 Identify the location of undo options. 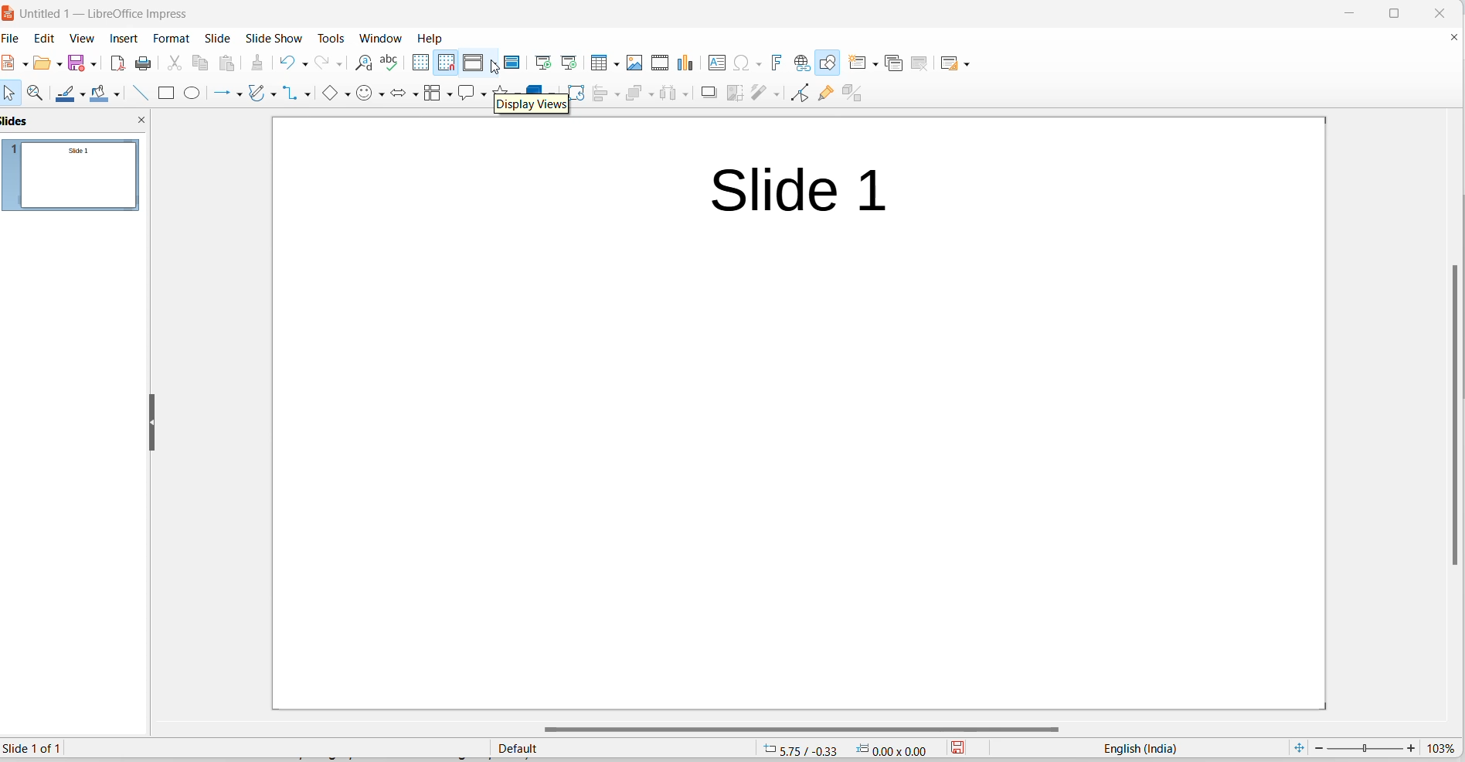
(304, 63).